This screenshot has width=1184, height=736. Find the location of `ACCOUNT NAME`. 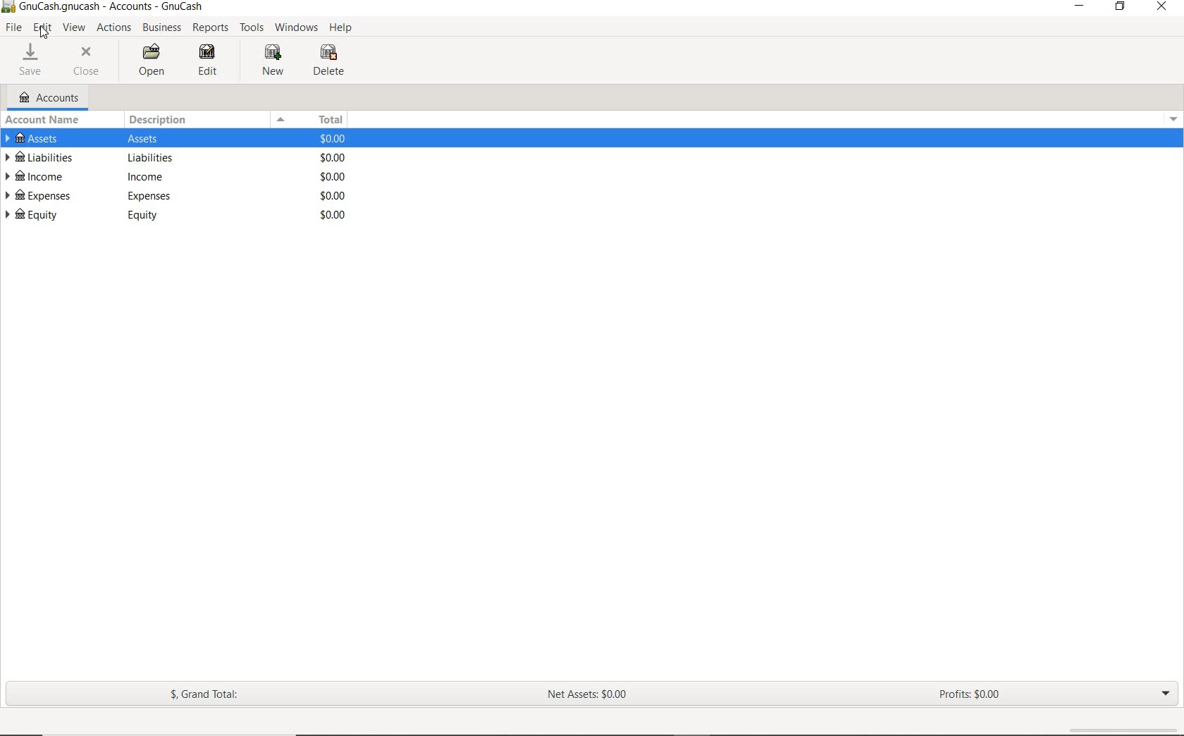

ACCOUNT NAME is located at coordinates (45, 119).